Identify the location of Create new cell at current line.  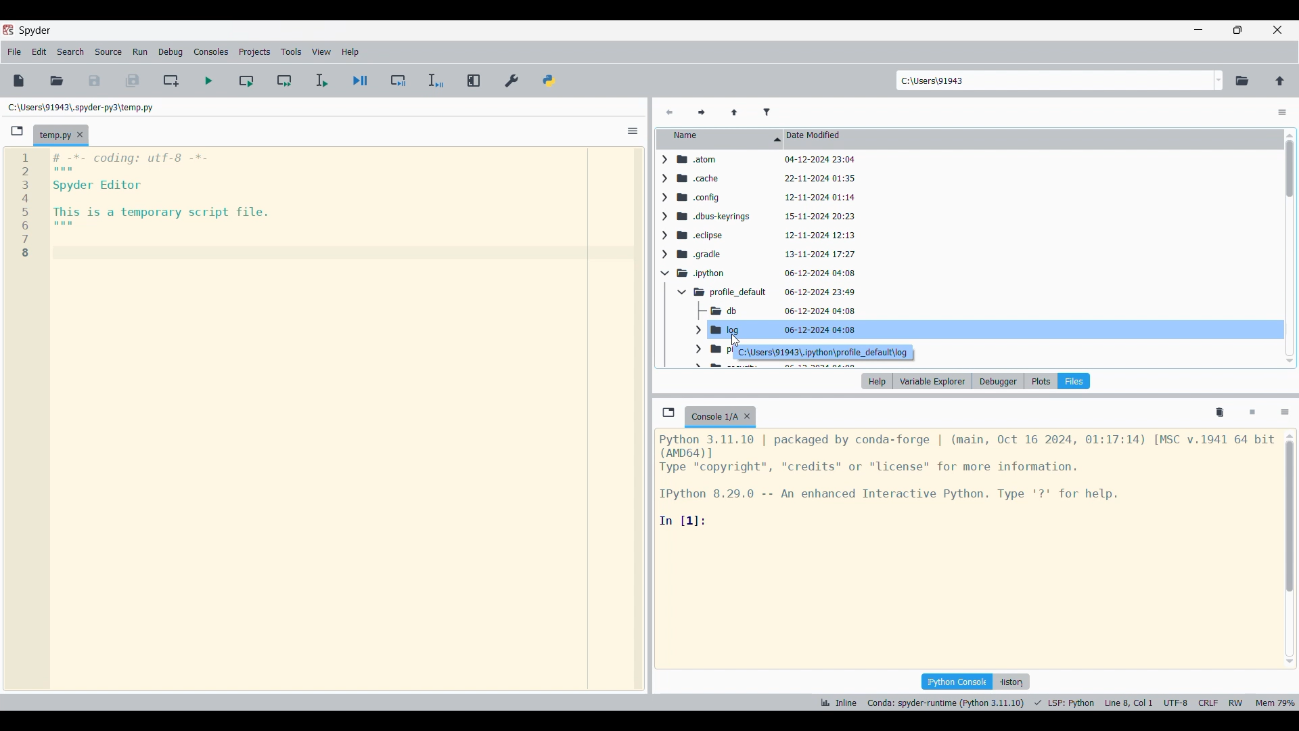
(170, 81).